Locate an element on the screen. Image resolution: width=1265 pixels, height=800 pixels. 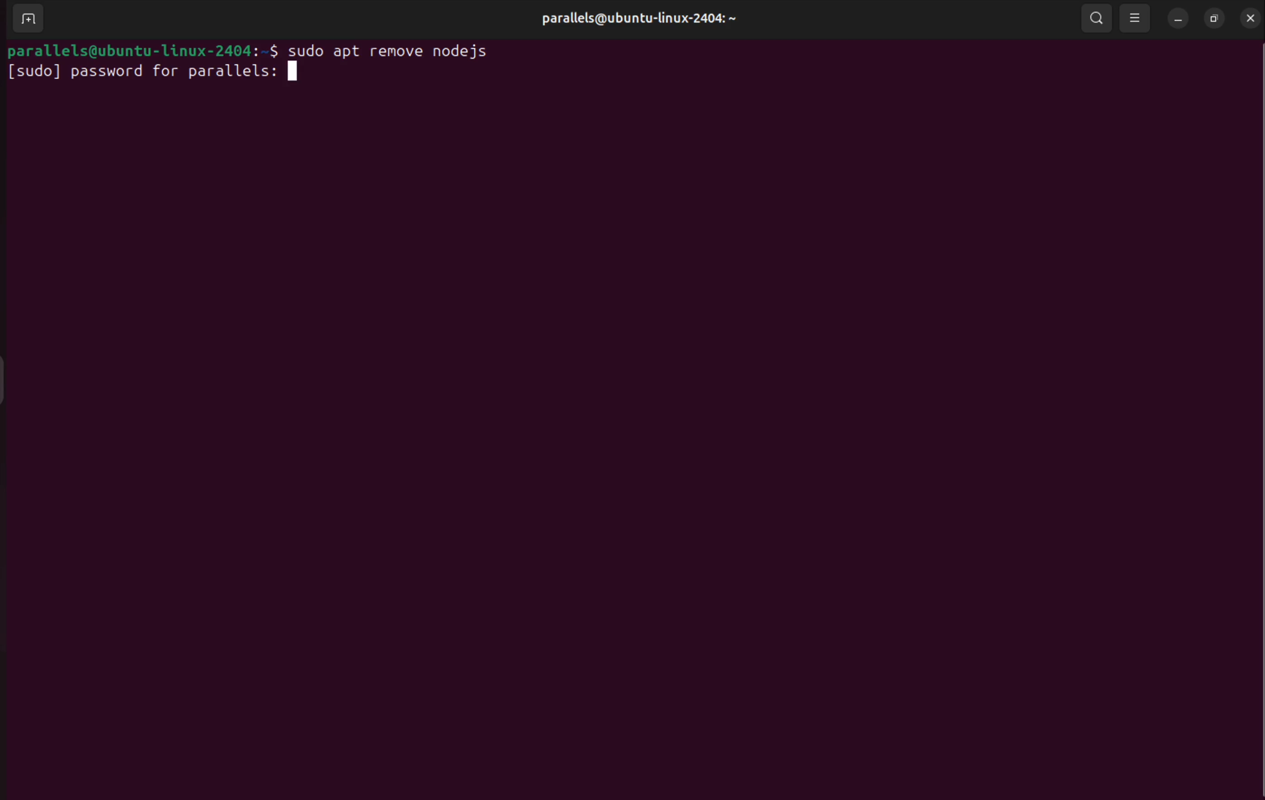
close is located at coordinates (1249, 17).